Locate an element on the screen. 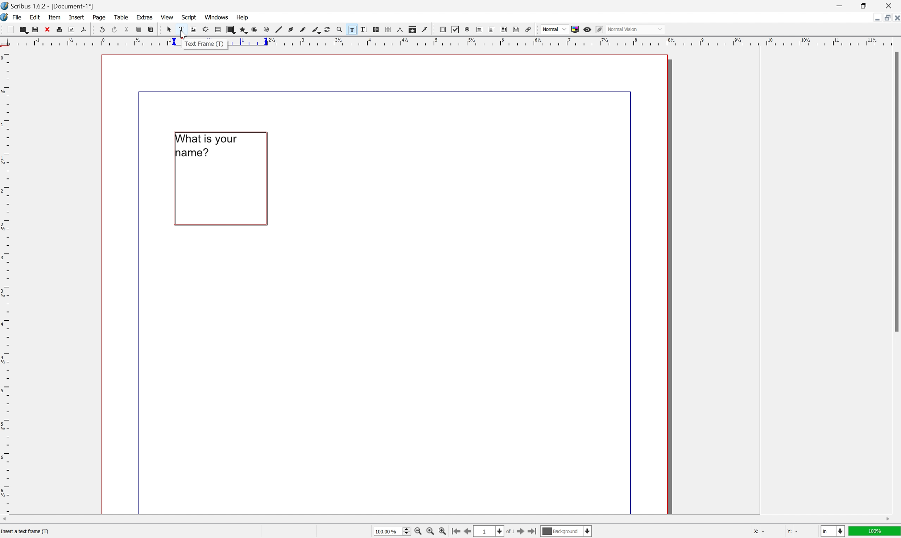  pdf text field is located at coordinates (479, 30).